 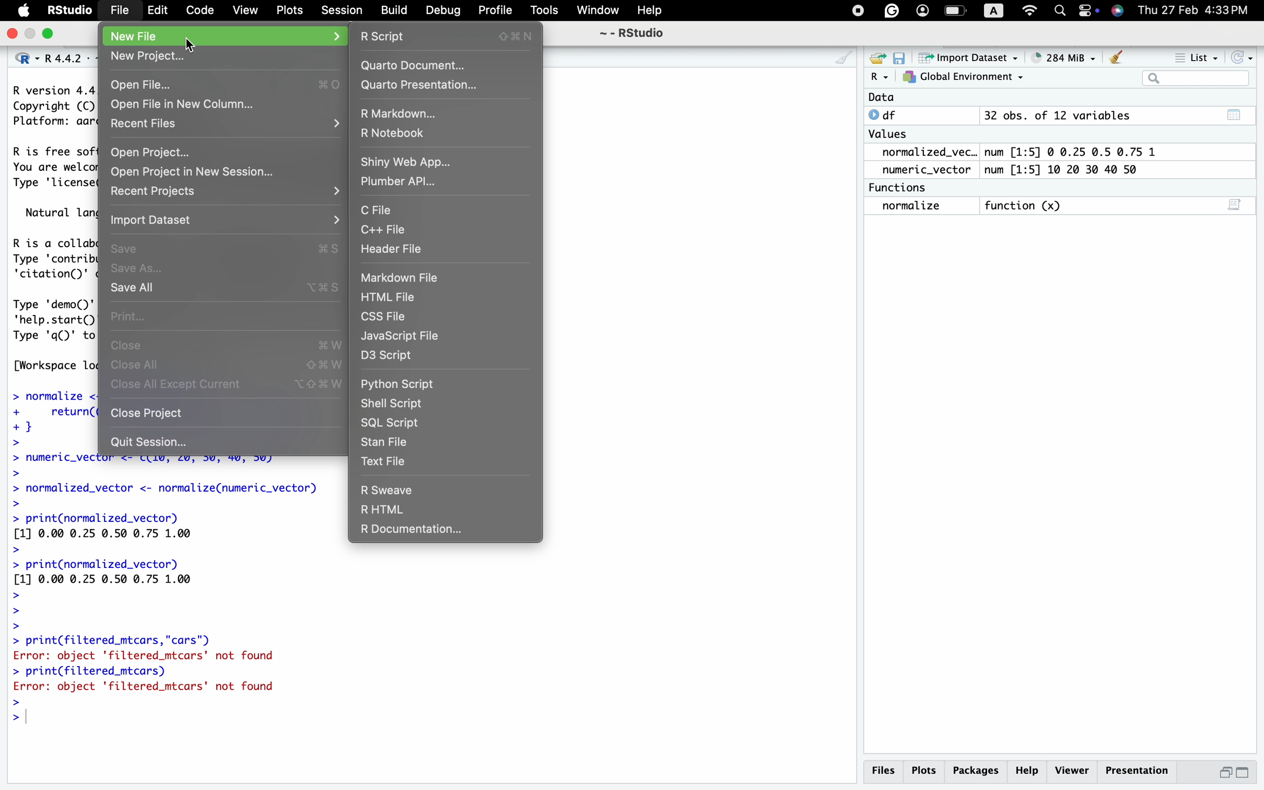 I want to click on Open Project..., so click(x=153, y=149).